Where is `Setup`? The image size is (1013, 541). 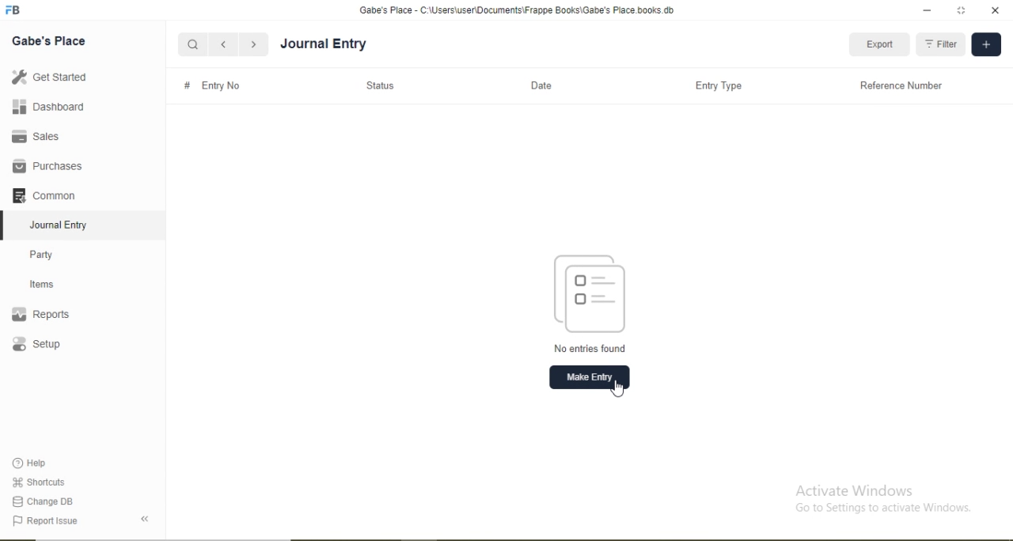
Setup is located at coordinates (59, 346).